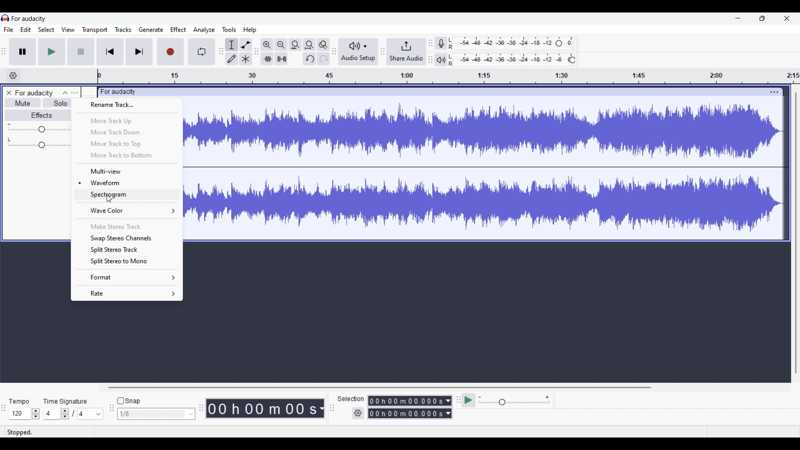 The image size is (800, 450). What do you see at coordinates (25, 414) in the screenshot?
I see `Tempo settings` at bounding box center [25, 414].